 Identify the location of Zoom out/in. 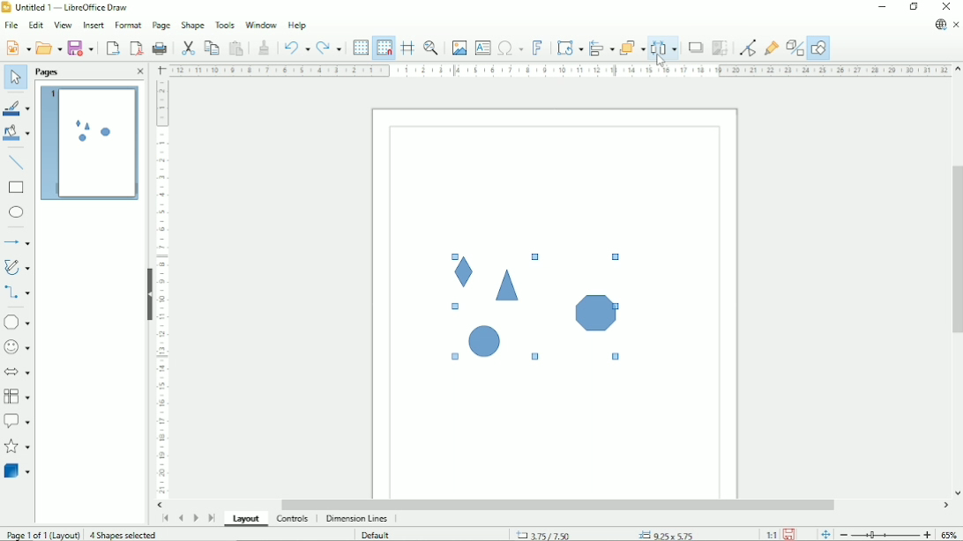
(885, 535).